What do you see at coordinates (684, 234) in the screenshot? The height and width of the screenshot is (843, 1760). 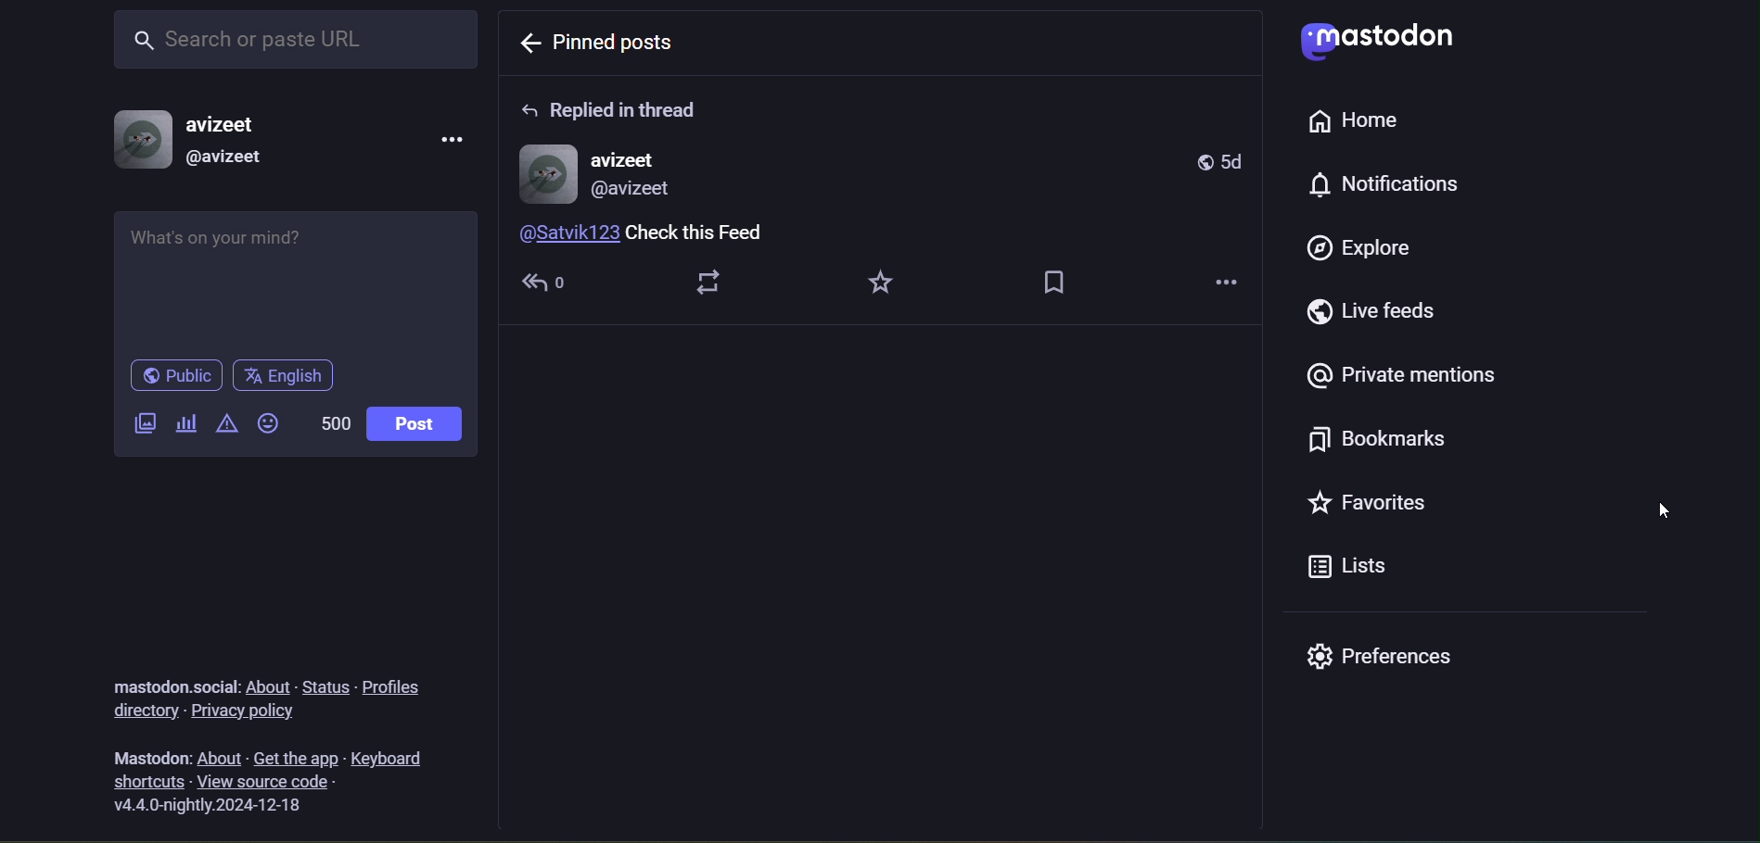 I see `Pinned Post` at bounding box center [684, 234].